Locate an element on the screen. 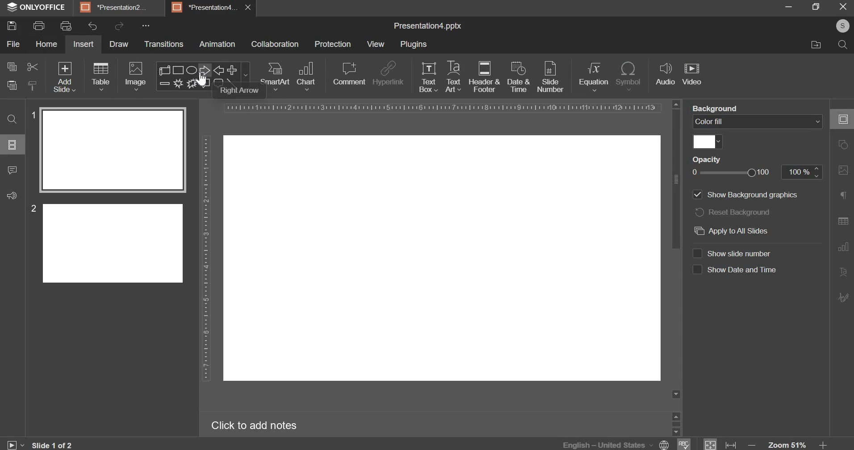  audio is located at coordinates (665, 75).